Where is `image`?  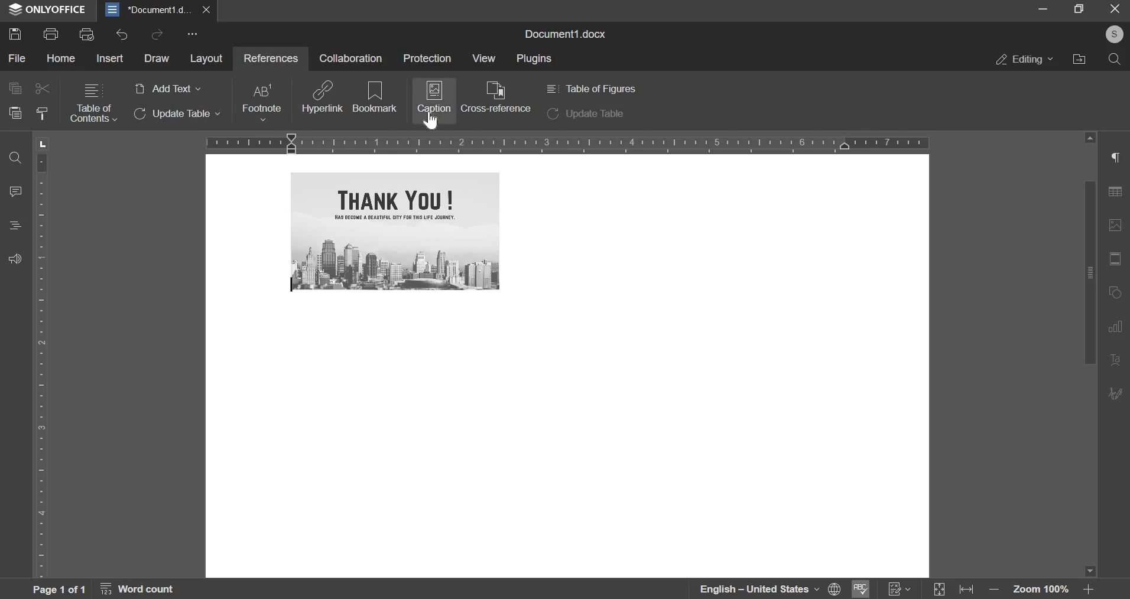
image is located at coordinates (395, 231).